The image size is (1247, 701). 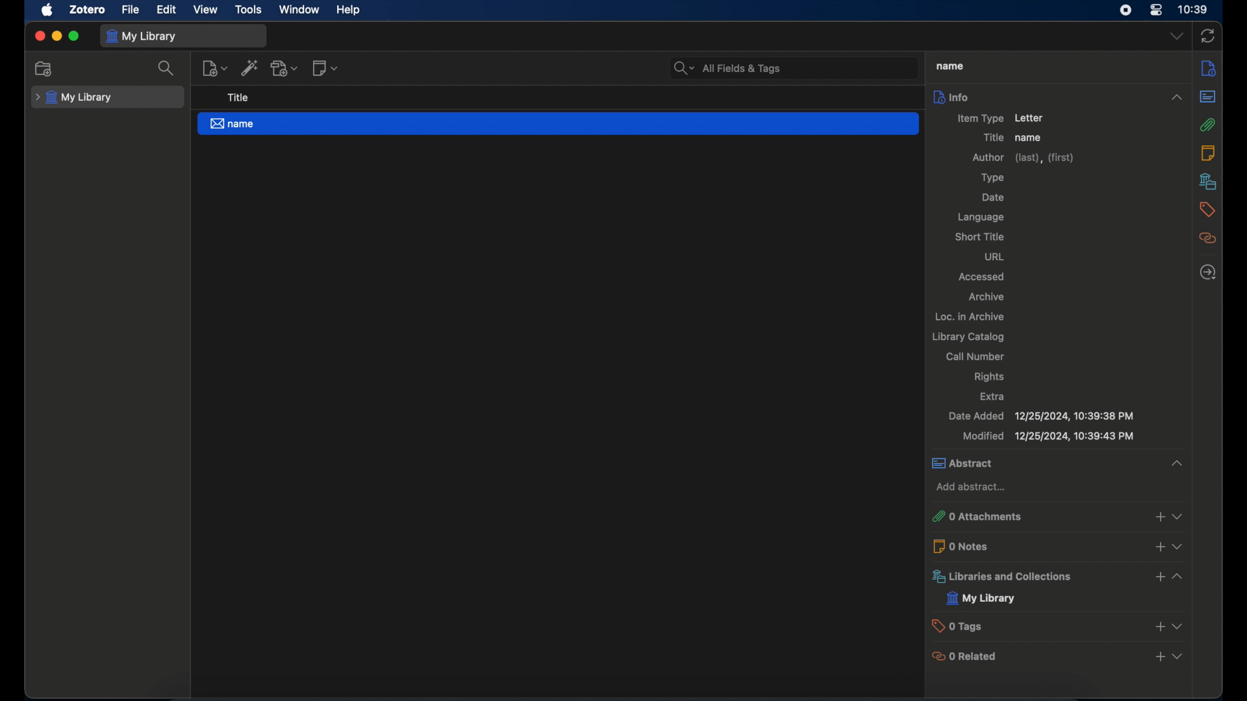 What do you see at coordinates (972, 336) in the screenshot?
I see `library catalog` at bounding box center [972, 336].